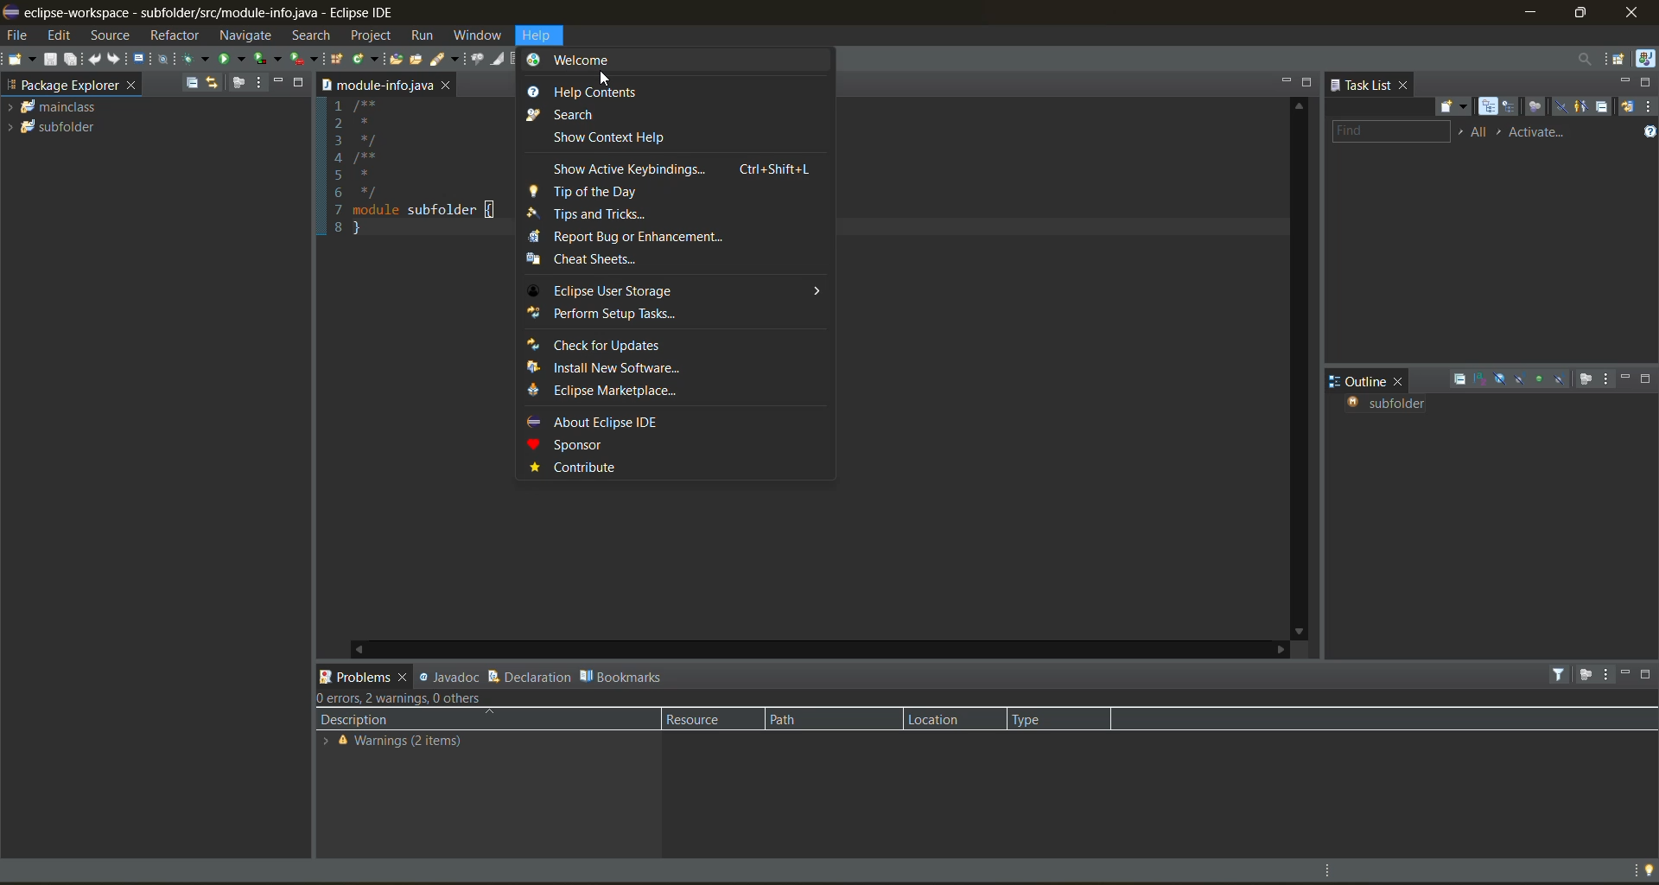 This screenshot has height=885, width=1659. I want to click on welcome, so click(601, 62).